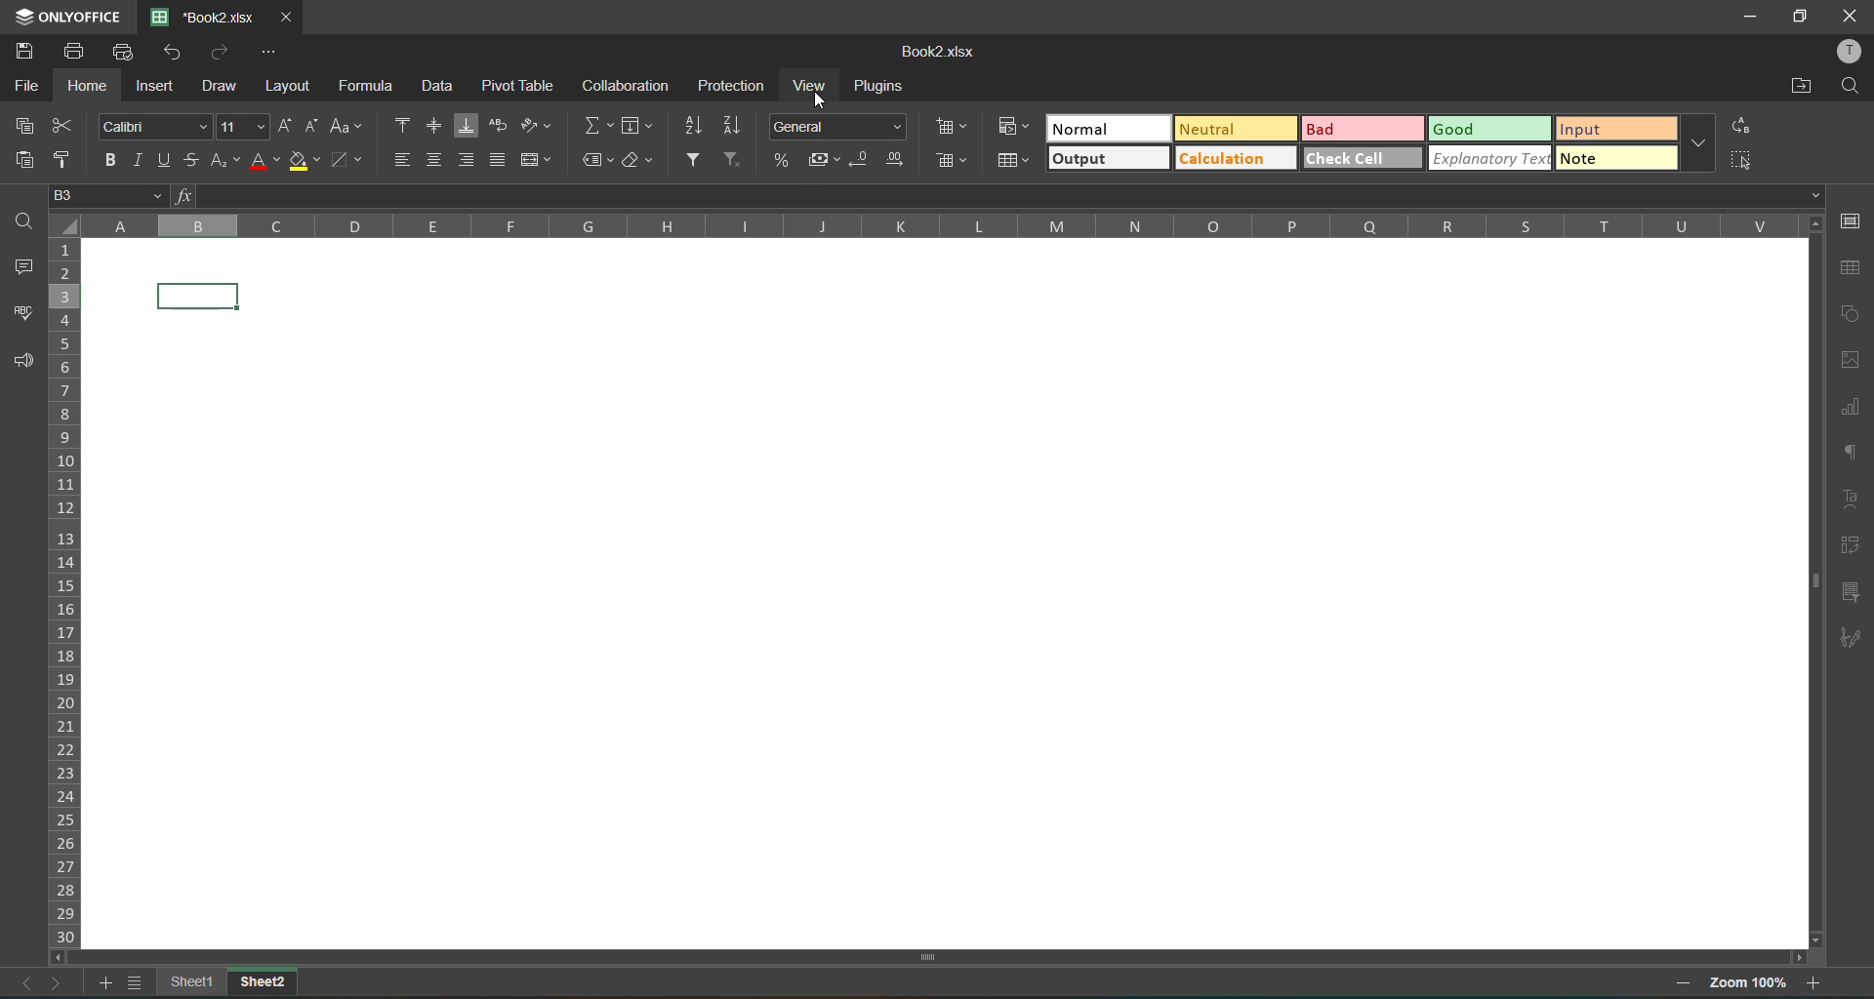 Image resolution: width=1874 pixels, height=999 pixels. Describe the element at coordinates (61, 158) in the screenshot. I see `copy style` at that location.